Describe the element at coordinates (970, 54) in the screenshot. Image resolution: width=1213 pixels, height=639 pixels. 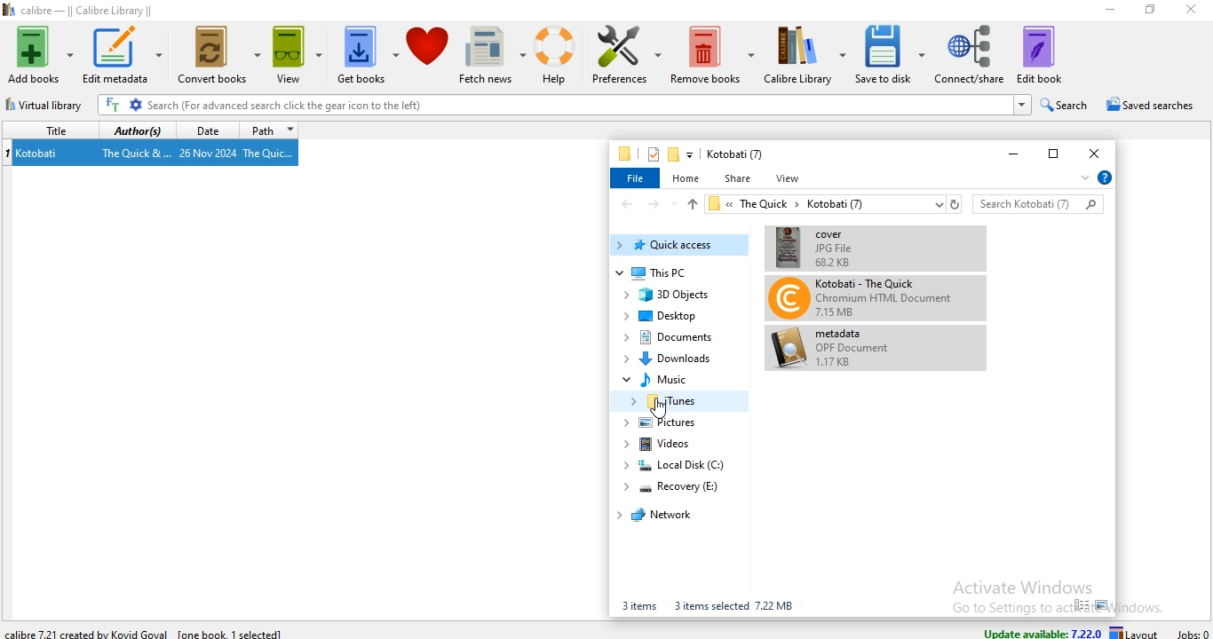
I see `connect/share` at that location.